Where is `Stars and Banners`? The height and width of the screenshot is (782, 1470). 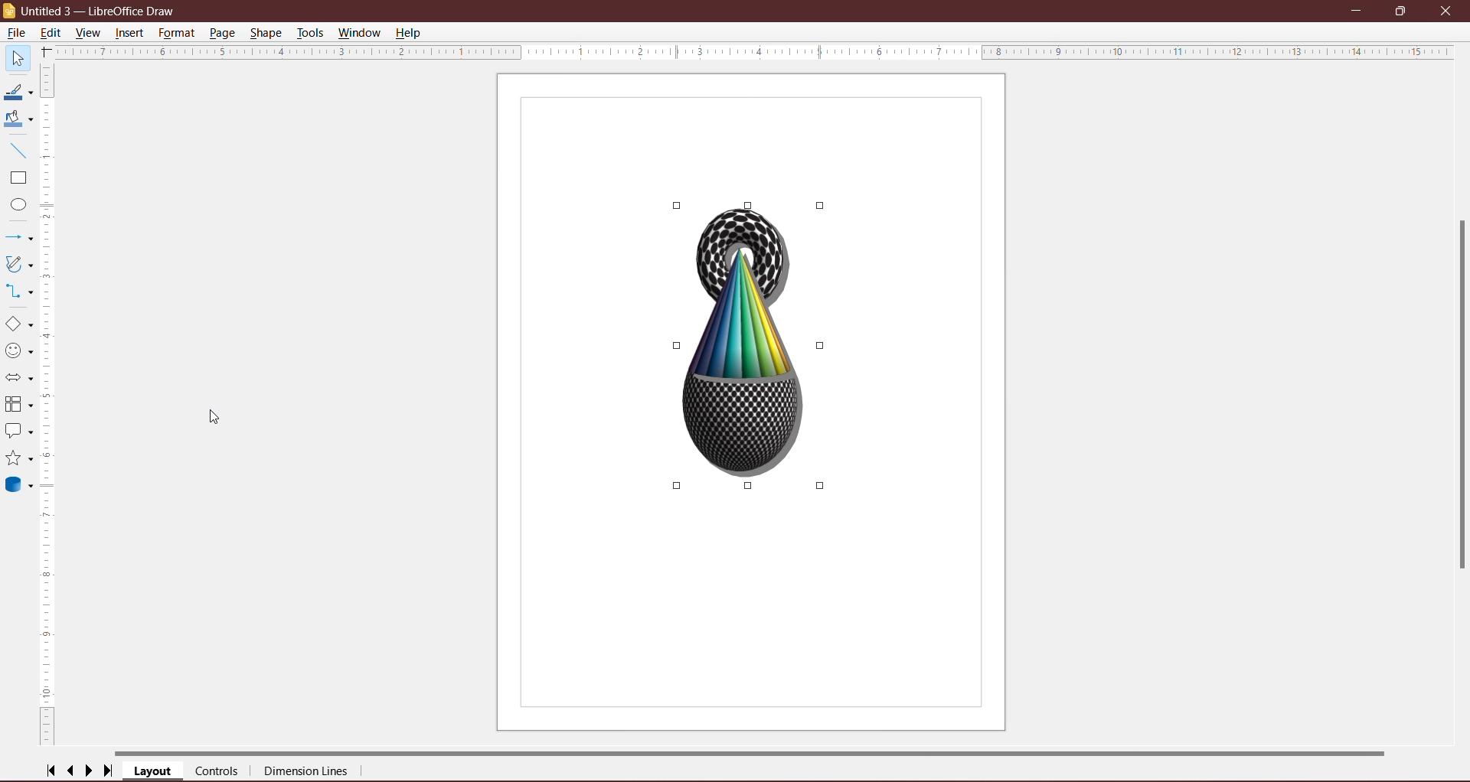
Stars and Banners is located at coordinates (19, 458).